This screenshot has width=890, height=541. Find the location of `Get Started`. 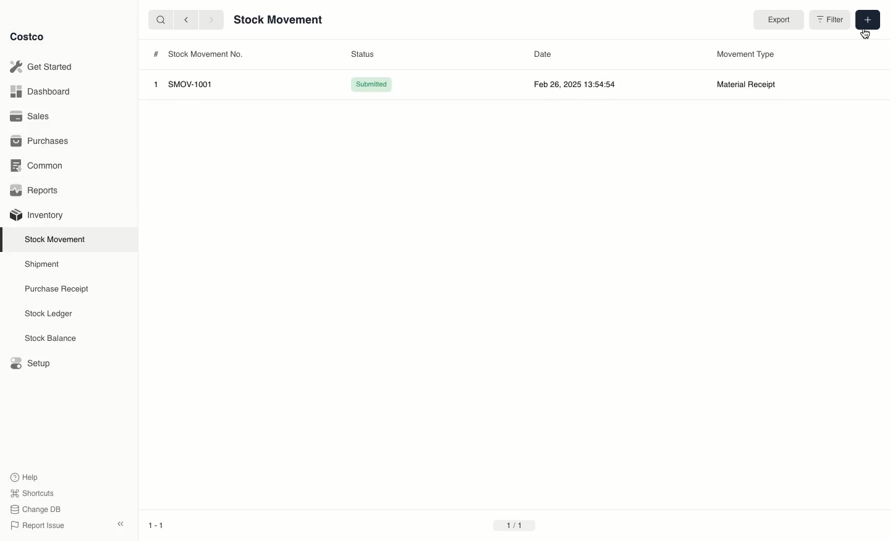

Get Started is located at coordinates (44, 66).